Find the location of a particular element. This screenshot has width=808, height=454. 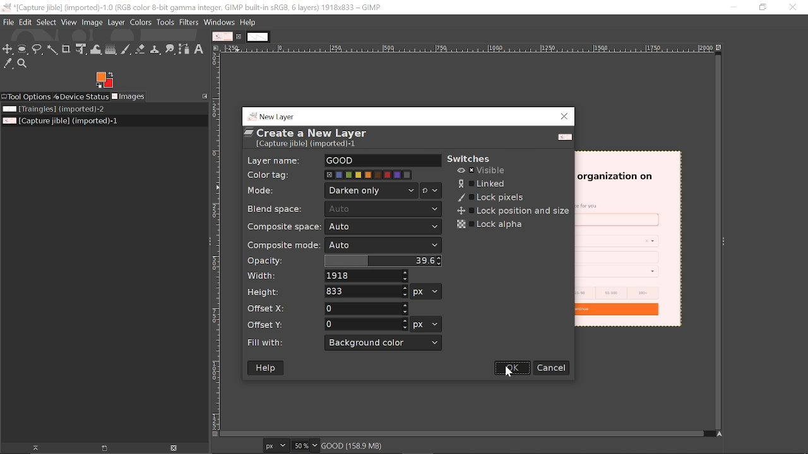

Filters is located at coordinates (189, 22).